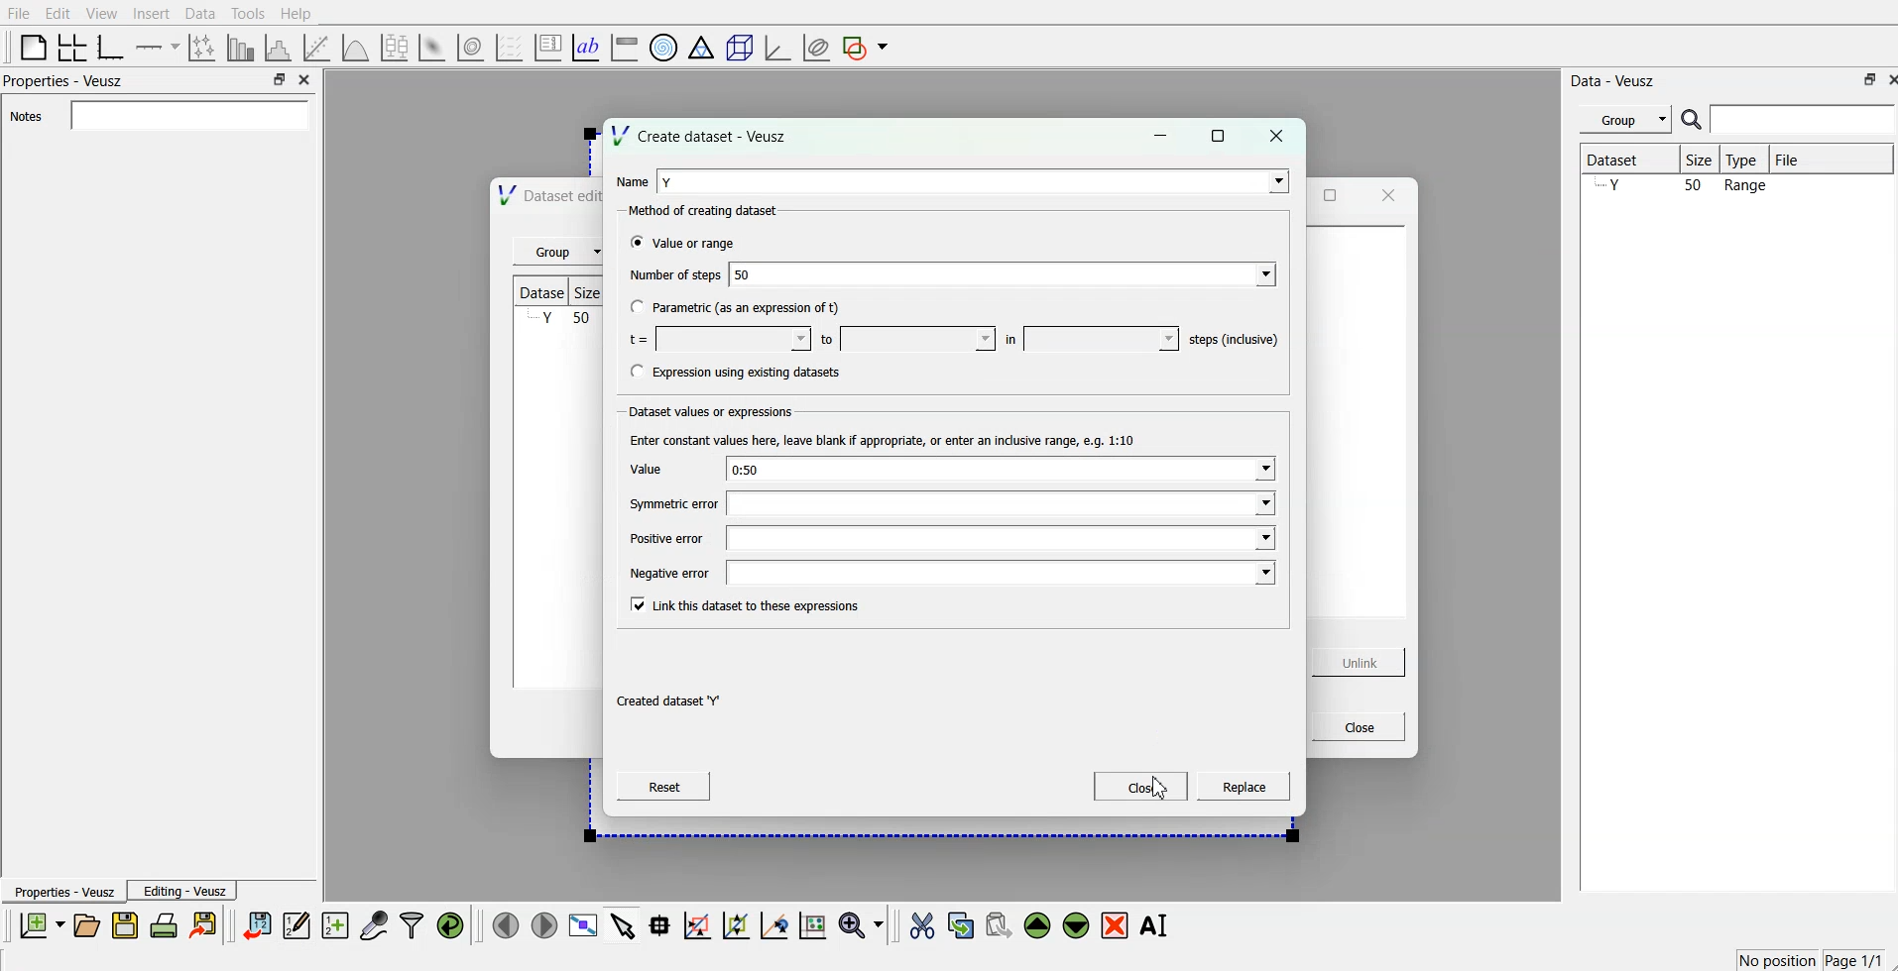 The image size is (1898, 971). I want to click on Parametric (as an expression of t), so click(750, 305).